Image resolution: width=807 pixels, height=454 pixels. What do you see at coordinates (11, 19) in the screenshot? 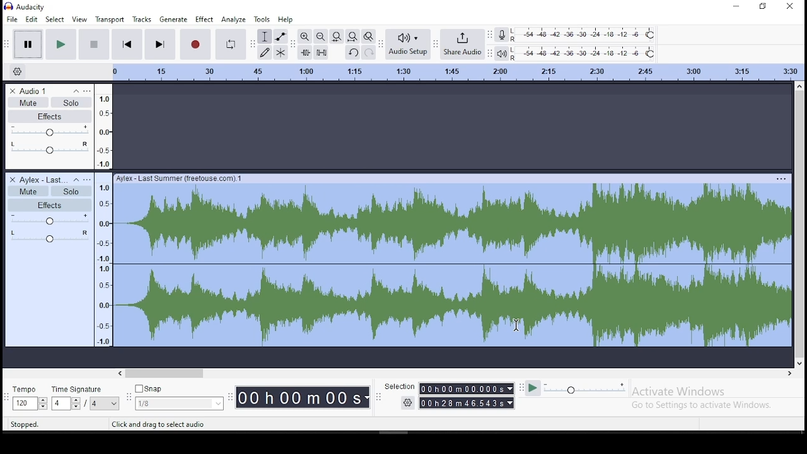
I see `file` at bounding box center [11, 19].